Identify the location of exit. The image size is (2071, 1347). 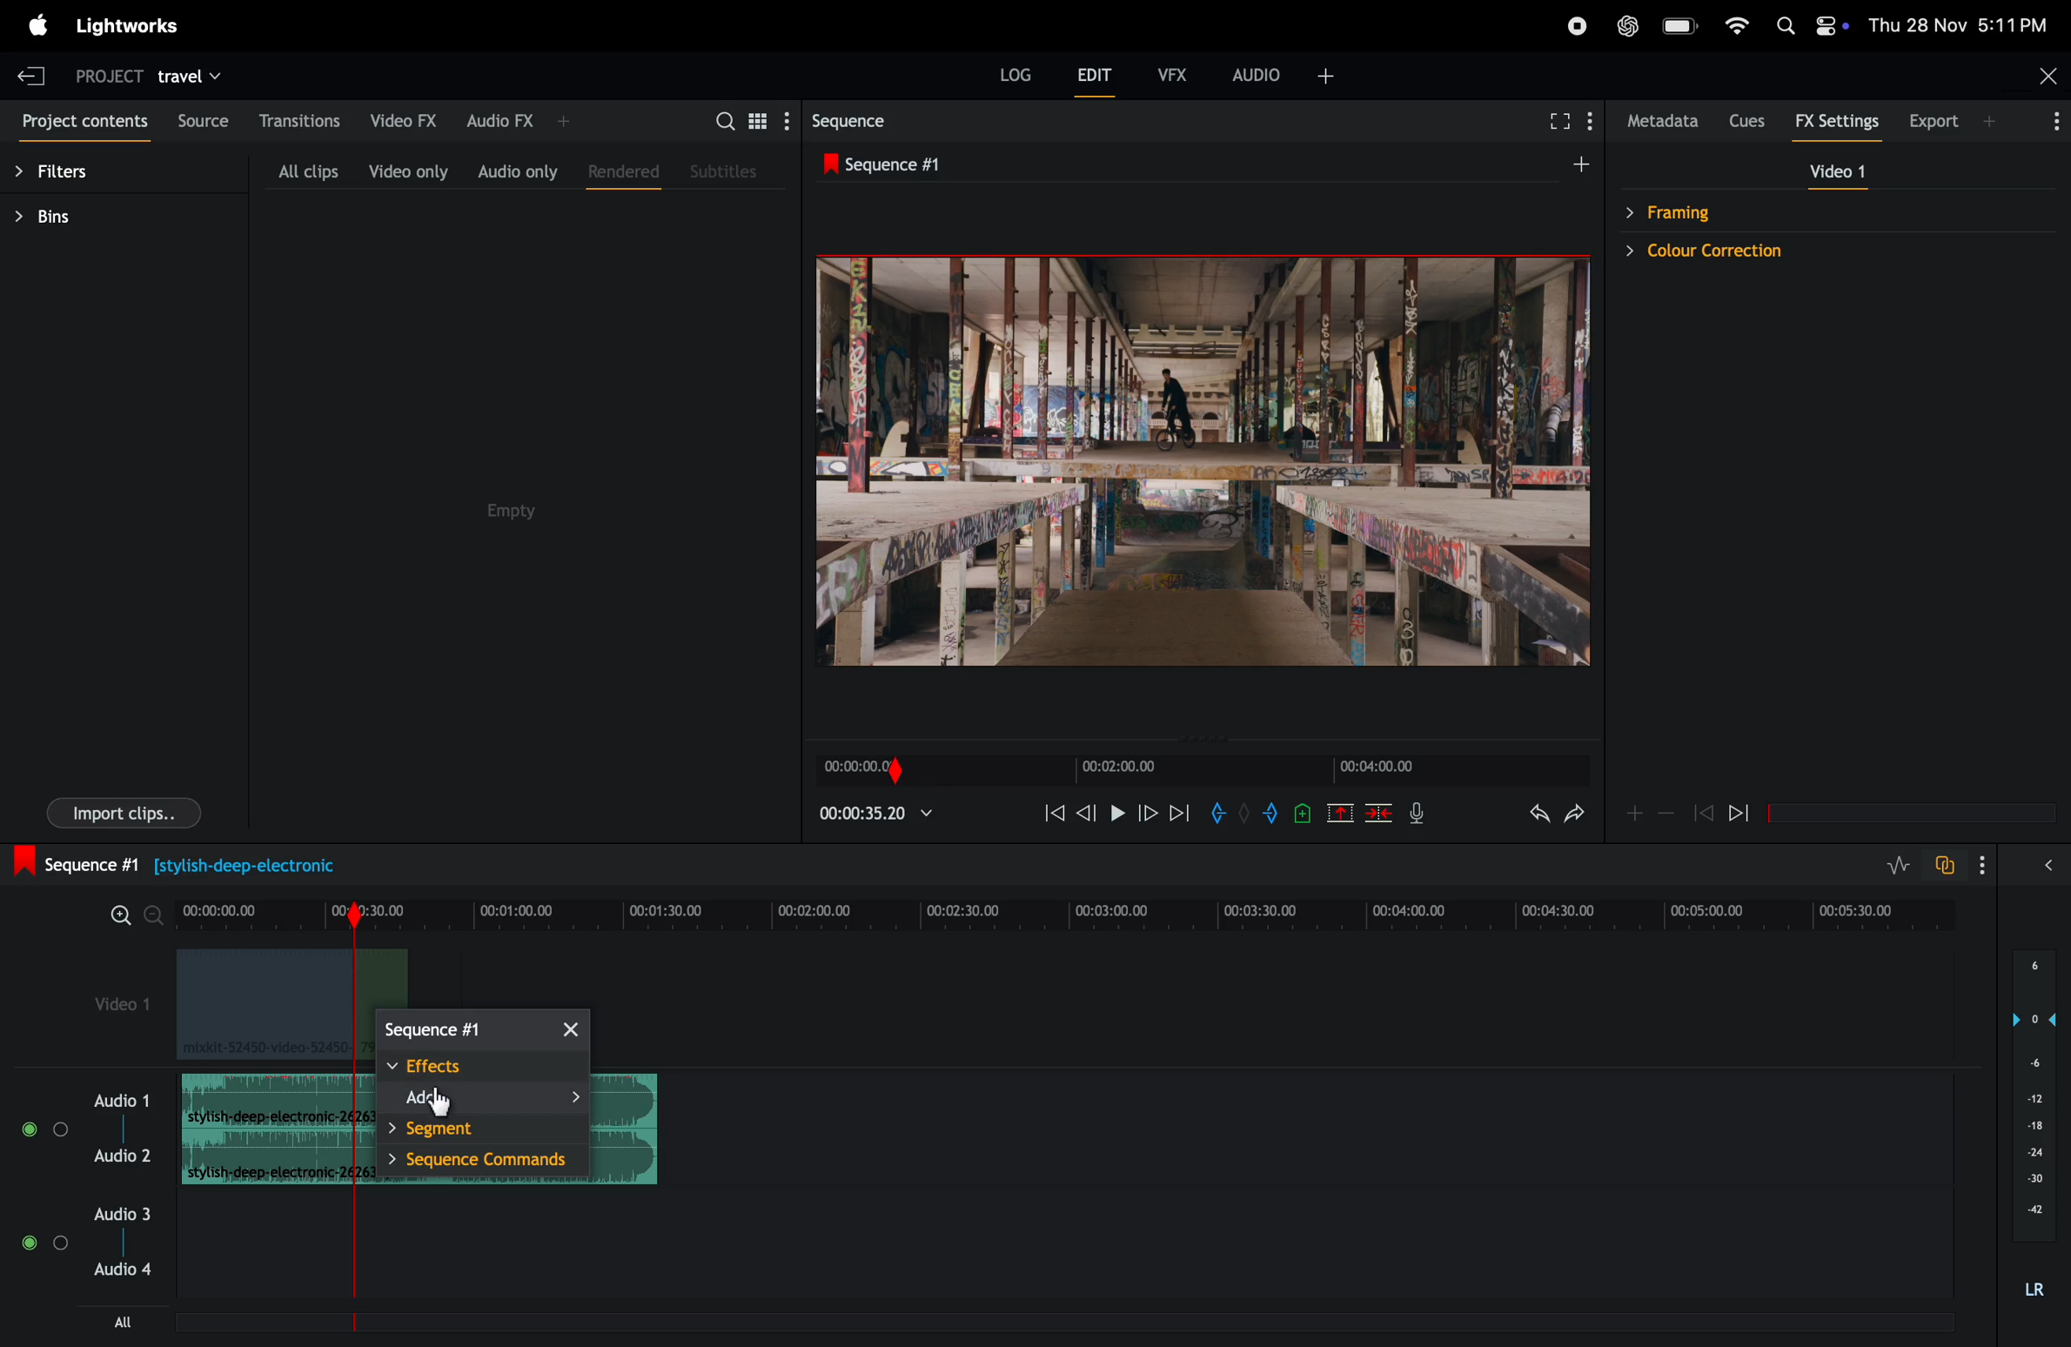
(31, 72).